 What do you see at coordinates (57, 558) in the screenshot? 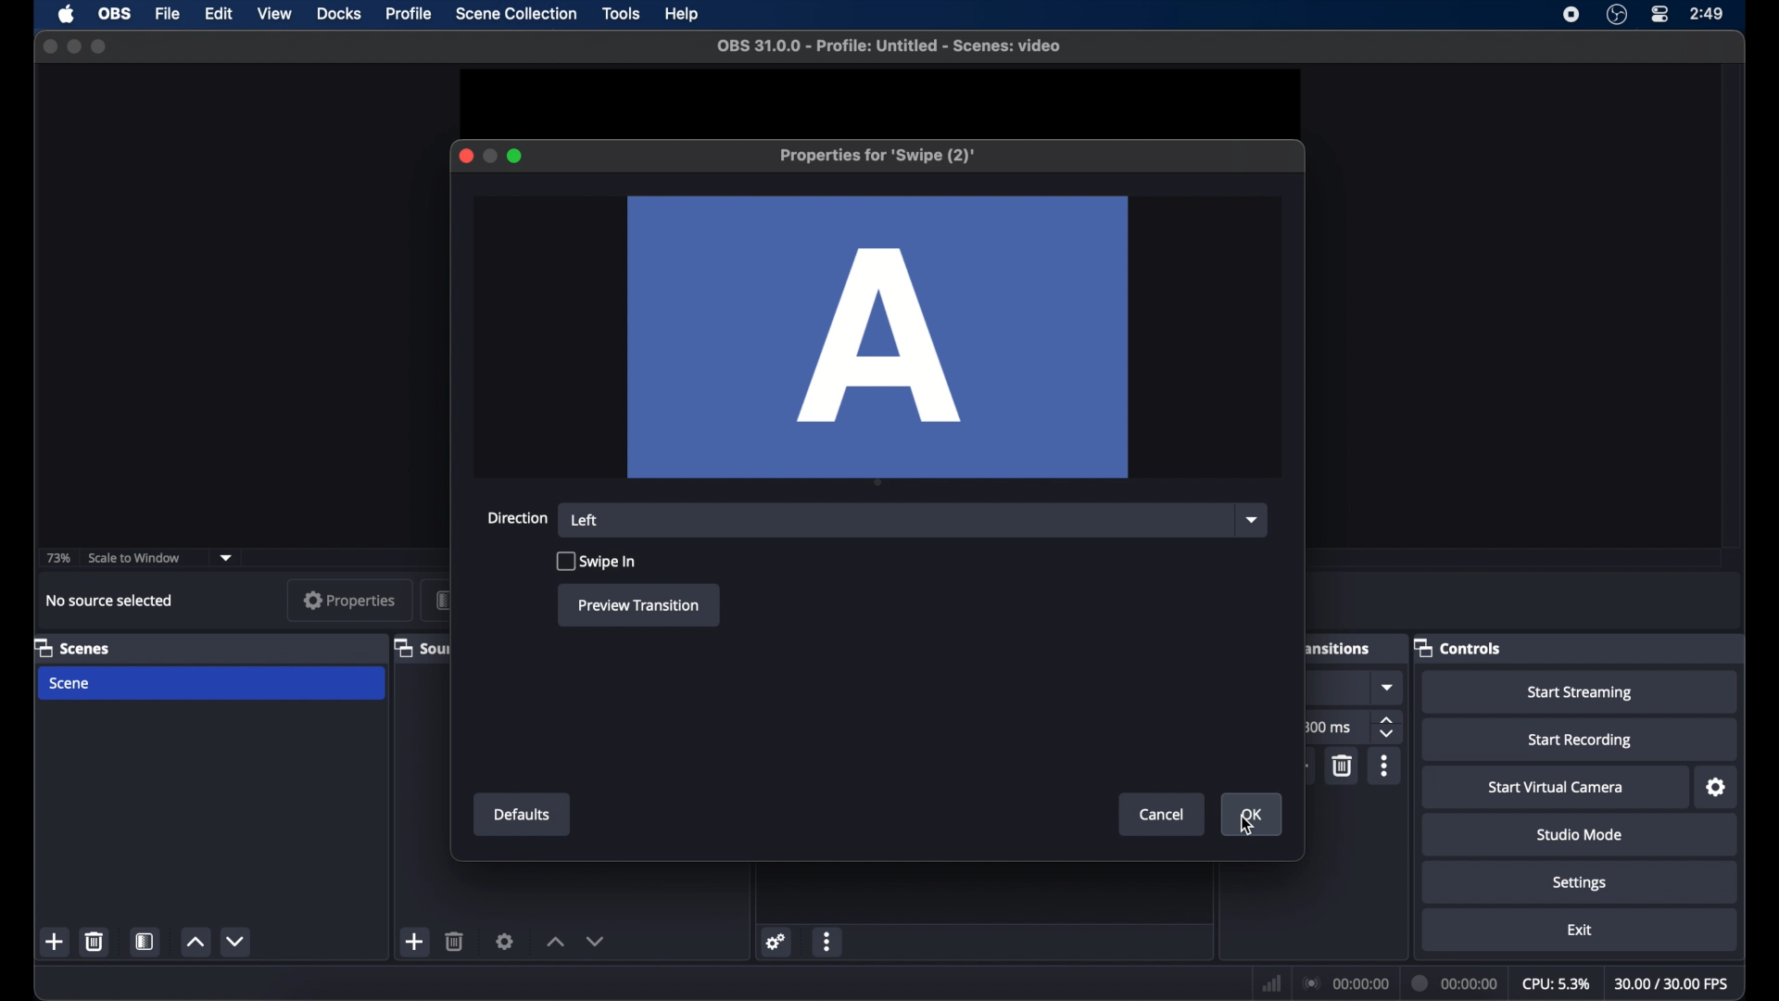
I see `73%` at bounding box center [57, 558].